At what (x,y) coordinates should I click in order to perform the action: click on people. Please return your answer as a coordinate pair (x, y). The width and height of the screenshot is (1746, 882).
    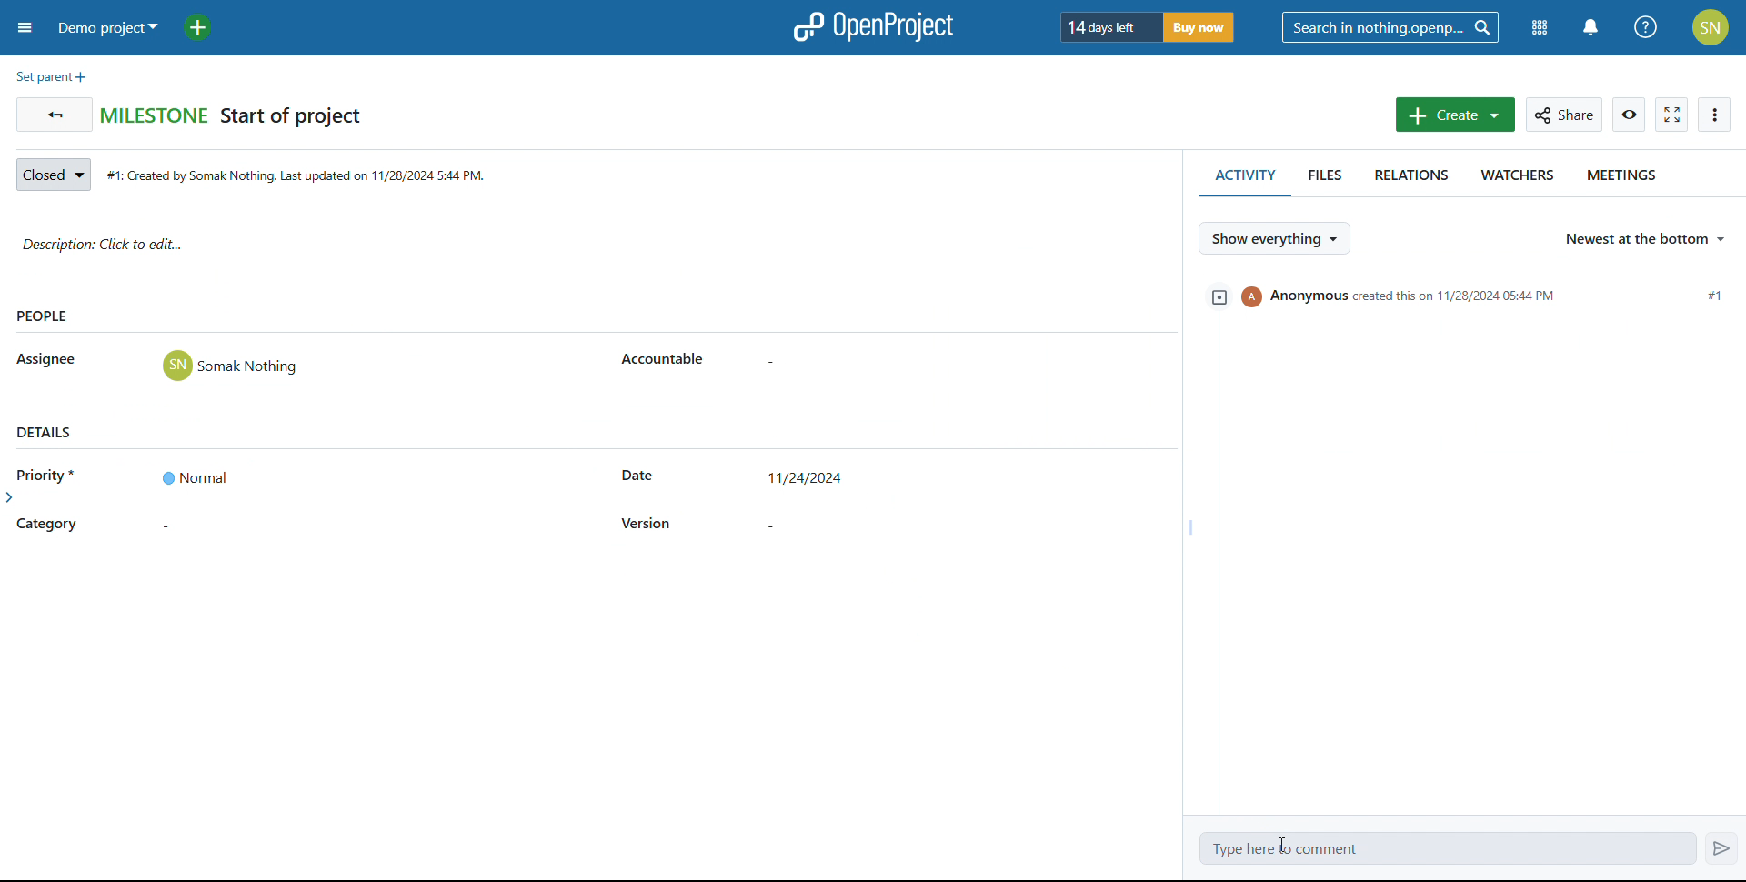
    Looking at the image, I should click on (44, 317).